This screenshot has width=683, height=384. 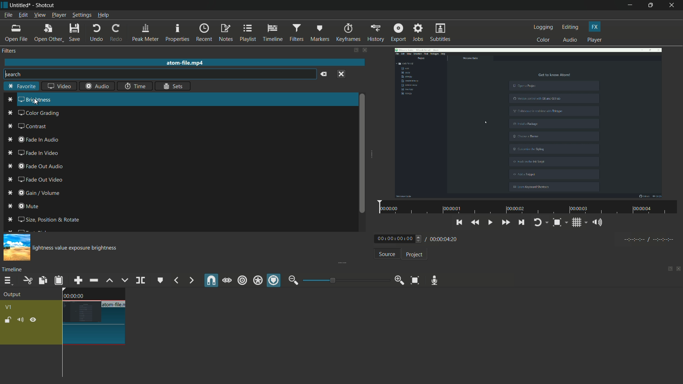 What do you see at coordinates (27, 280) in the screenshot?
I see `cut` at bounding box center [27, 280].